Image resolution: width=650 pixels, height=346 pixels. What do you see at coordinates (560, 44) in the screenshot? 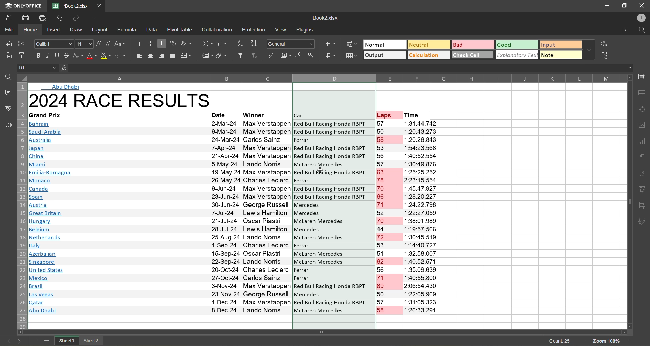
I see `input` at bounding box center [560, 44].